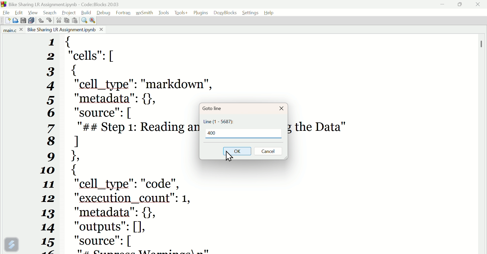 This screenshot has width=487, height=254. I want to click on Edit, so click(18, 13).